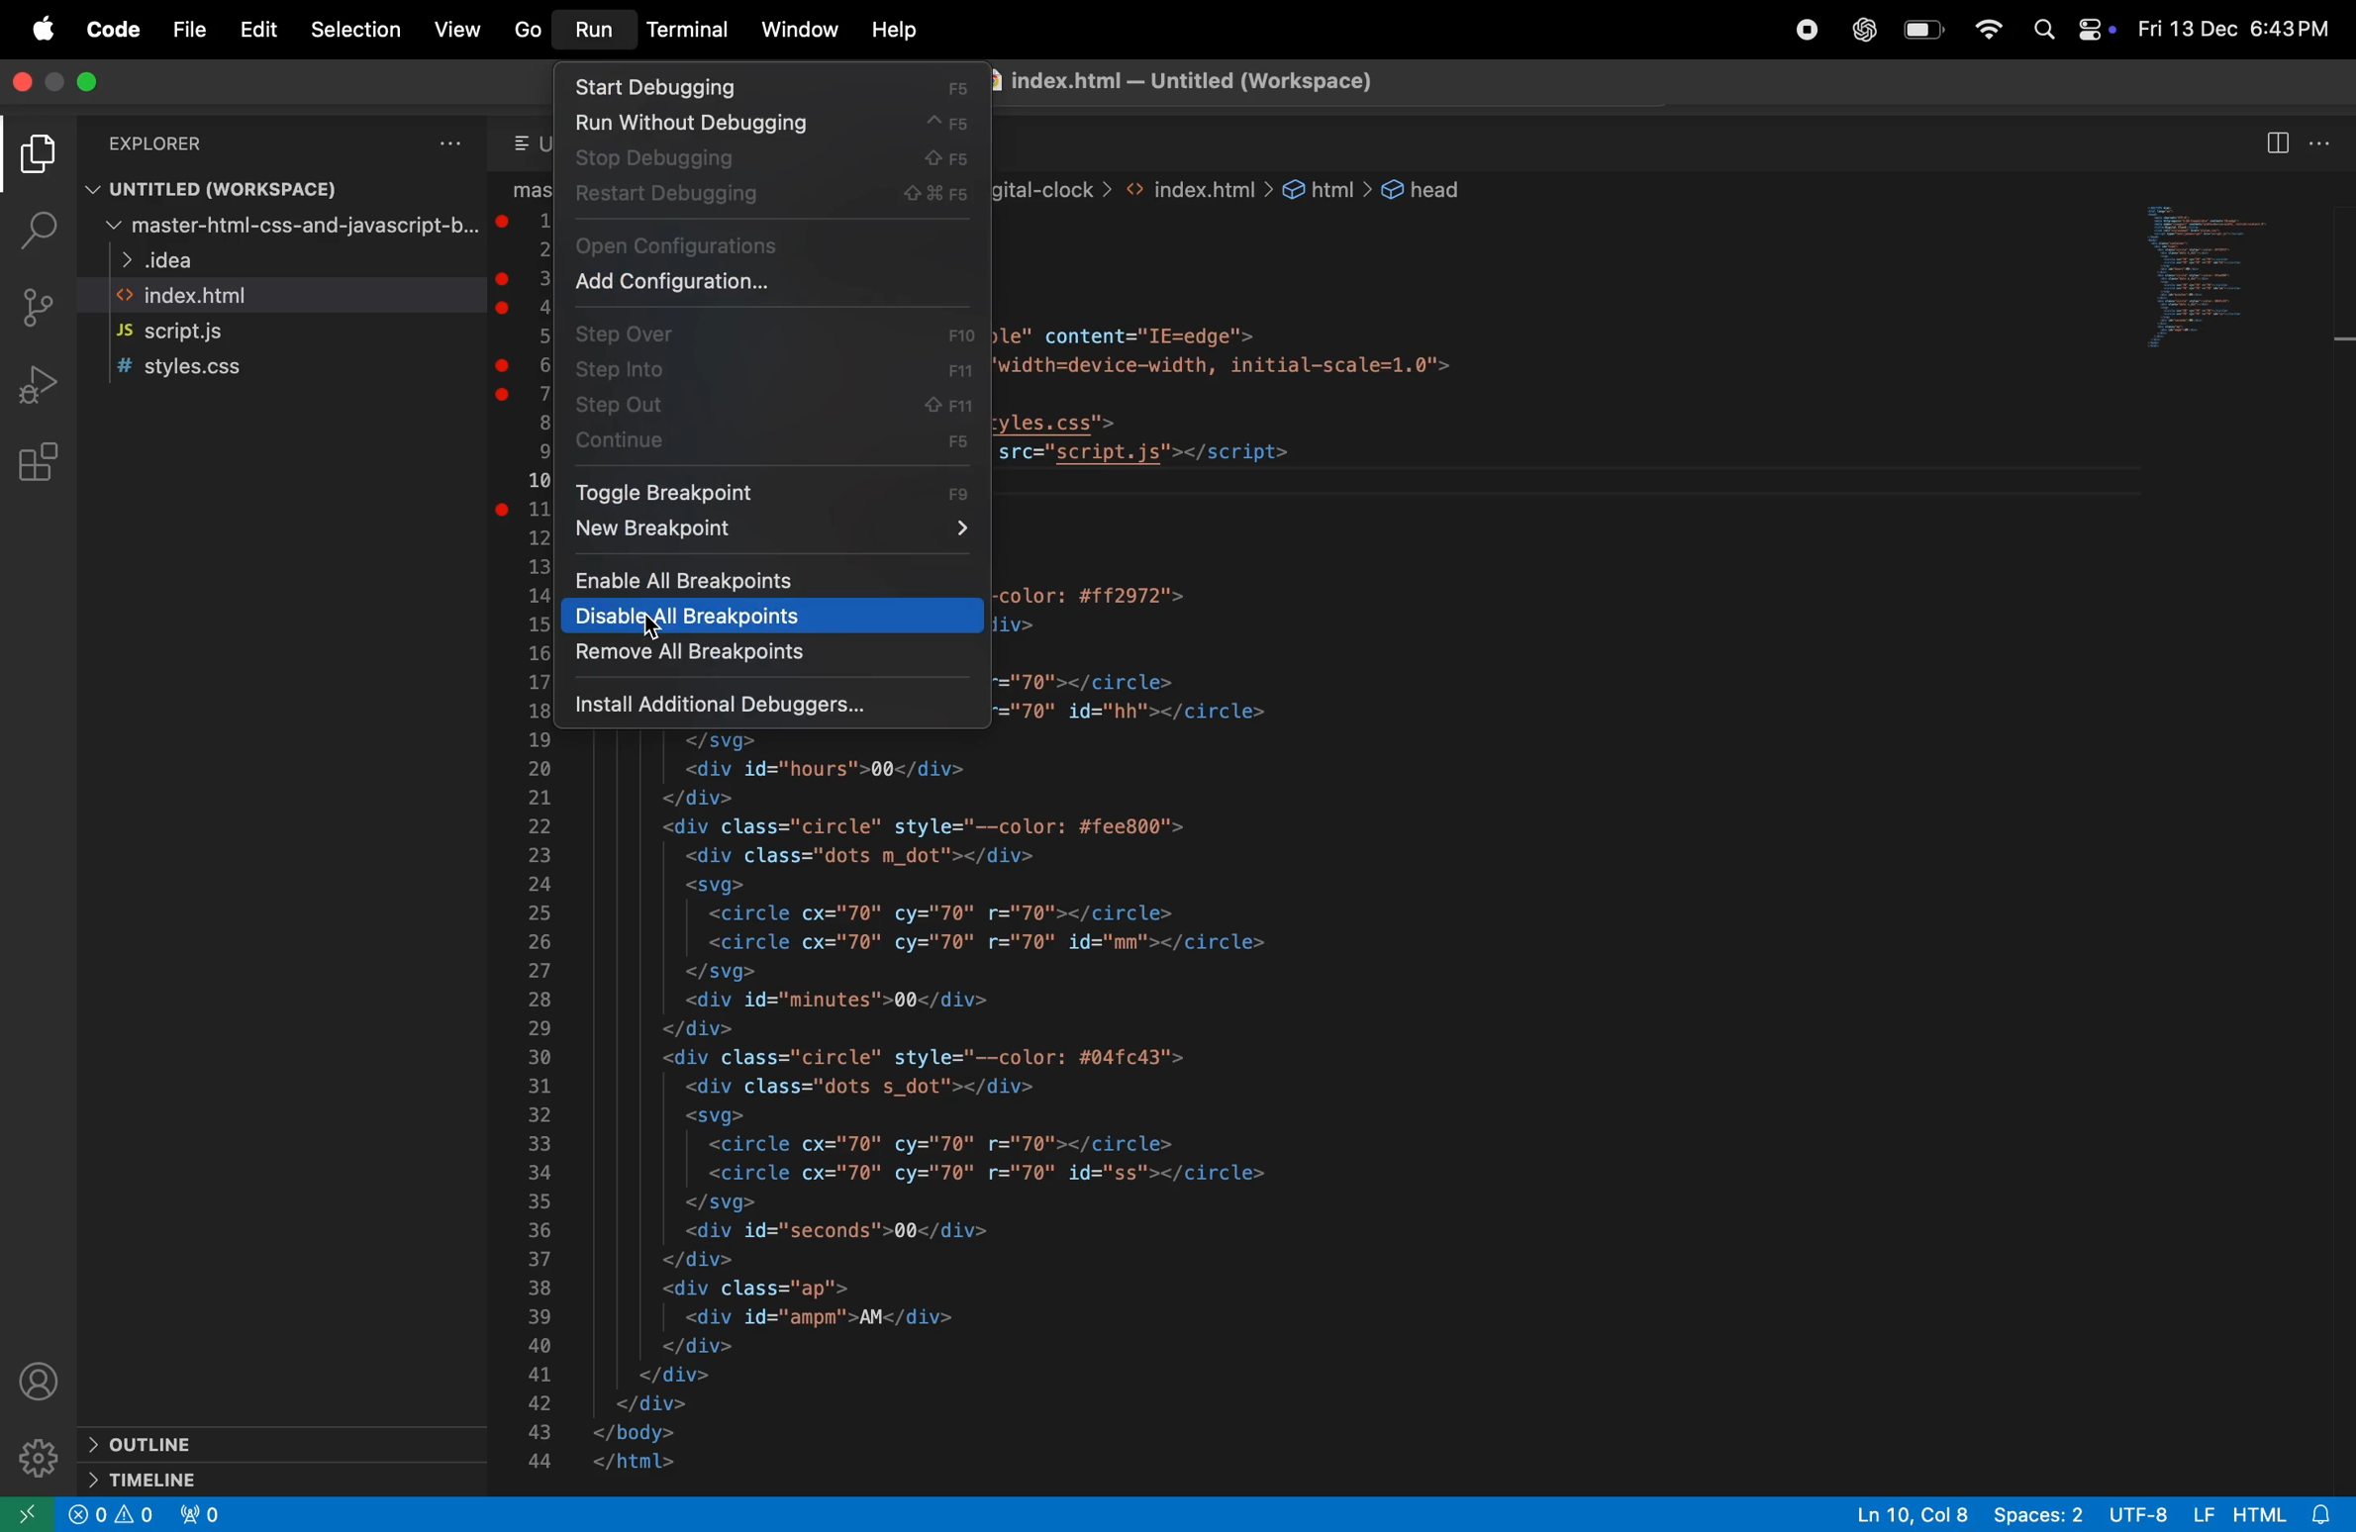 The image size is (2356, 1532). I want to click on index.html file page title, so click(1189, 78).